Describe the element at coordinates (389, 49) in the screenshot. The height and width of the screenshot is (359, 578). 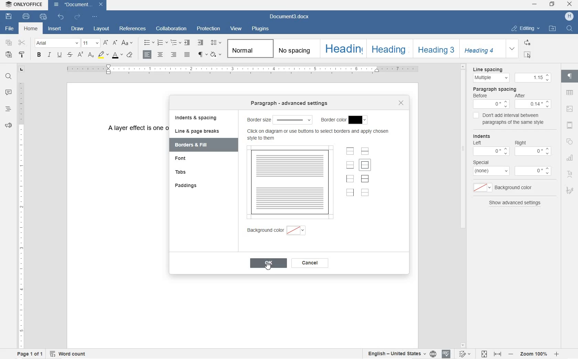
I see `HEADING 2` at that location.